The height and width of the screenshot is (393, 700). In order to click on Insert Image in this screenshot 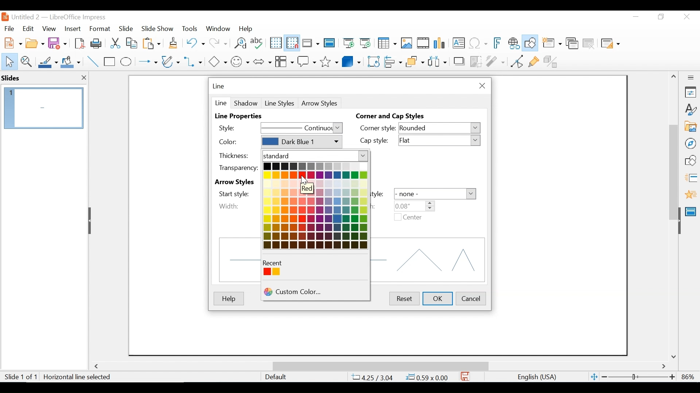, I will do `click(406, 43)`.